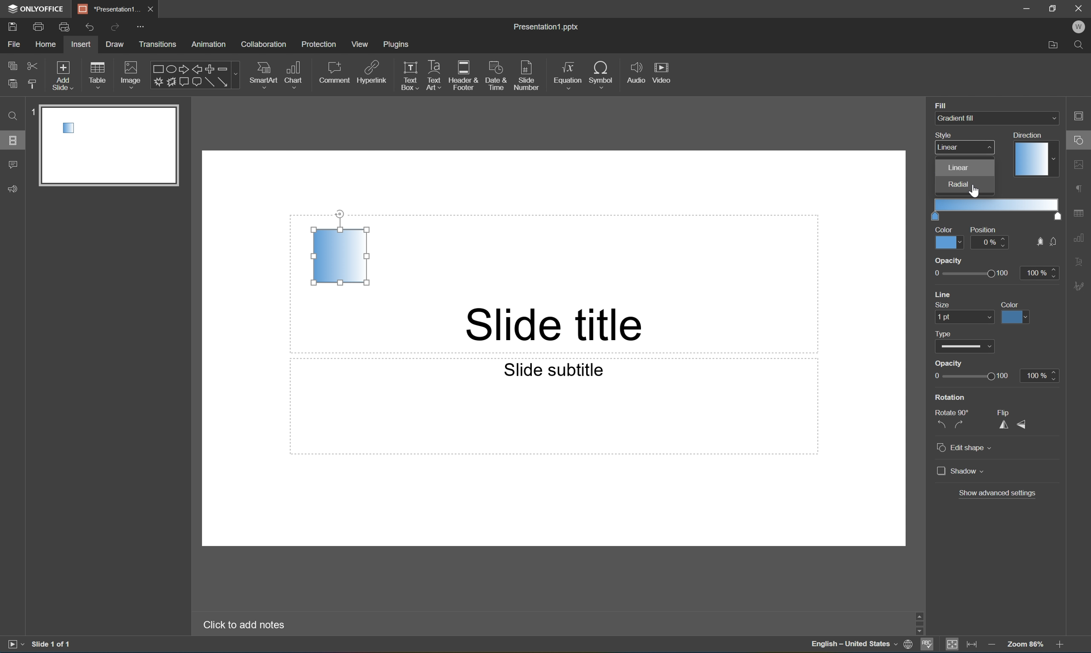 The width and height of the screenshot is (1091, 653). I want to click on 1, so click(33, 112).